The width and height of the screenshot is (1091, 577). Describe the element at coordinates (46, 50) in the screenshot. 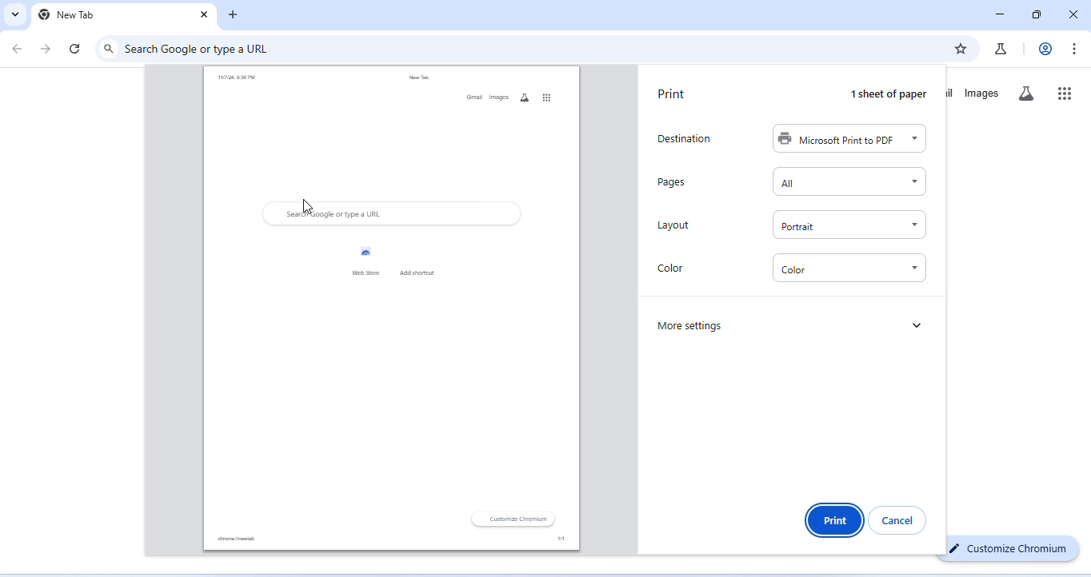

I see `go forward` at that location.